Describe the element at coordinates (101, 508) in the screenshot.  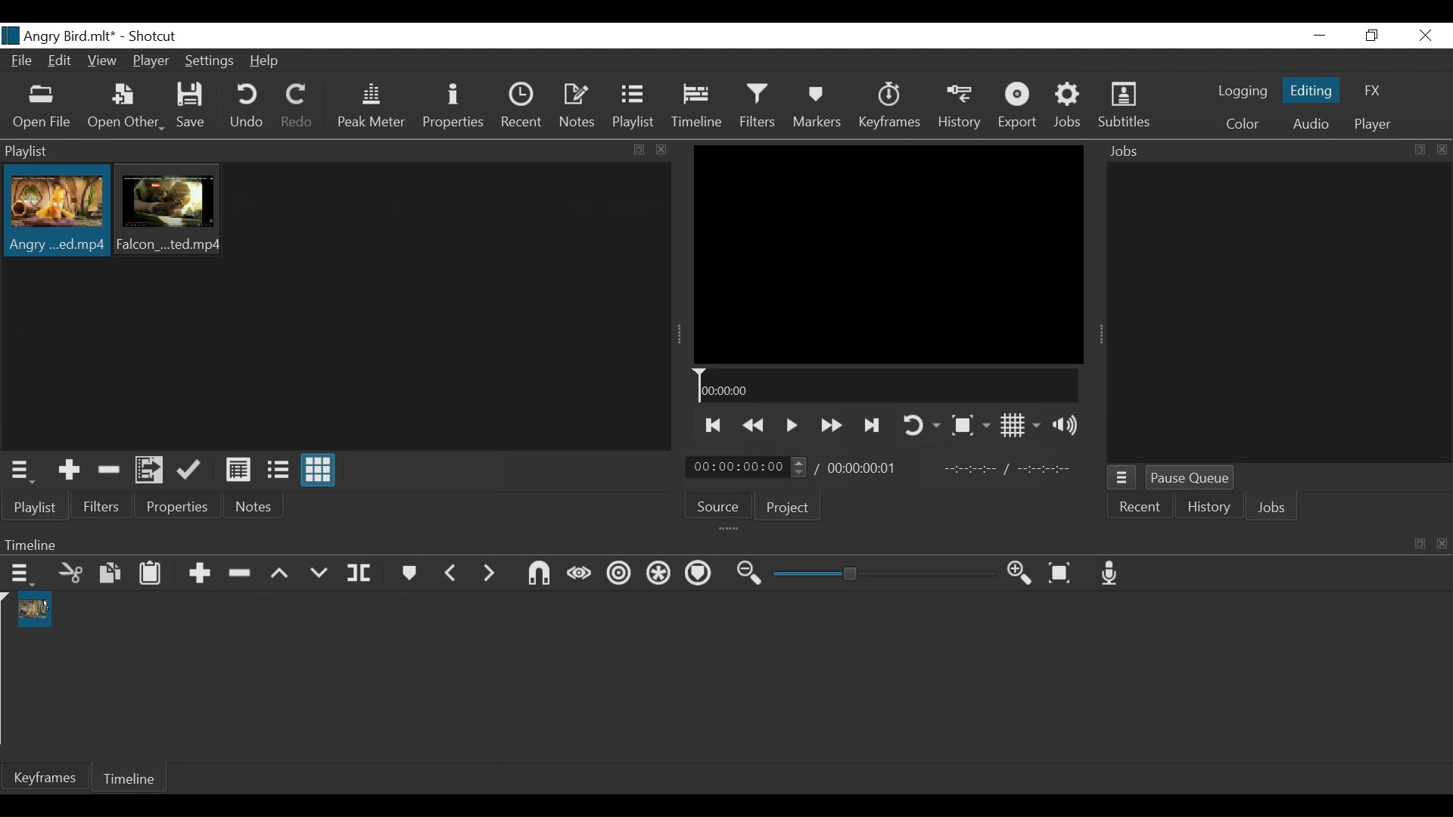
I see `Filters` at that location.